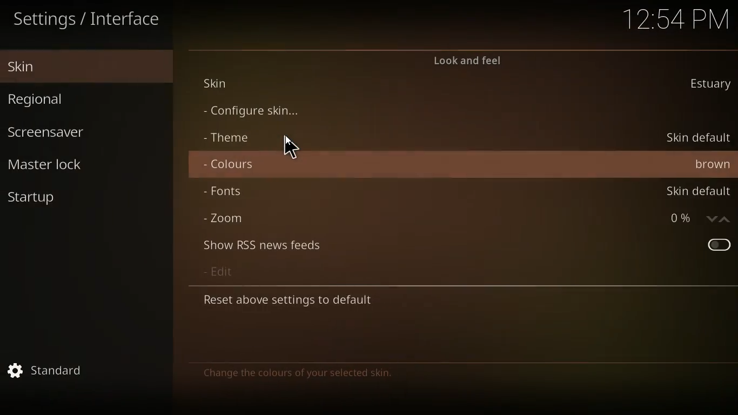 Image resolution: width=738 pixels, height=415 pixels. Describe the element at coordinates (226, 137) in the screenshot. I see `- Theme` at that location.